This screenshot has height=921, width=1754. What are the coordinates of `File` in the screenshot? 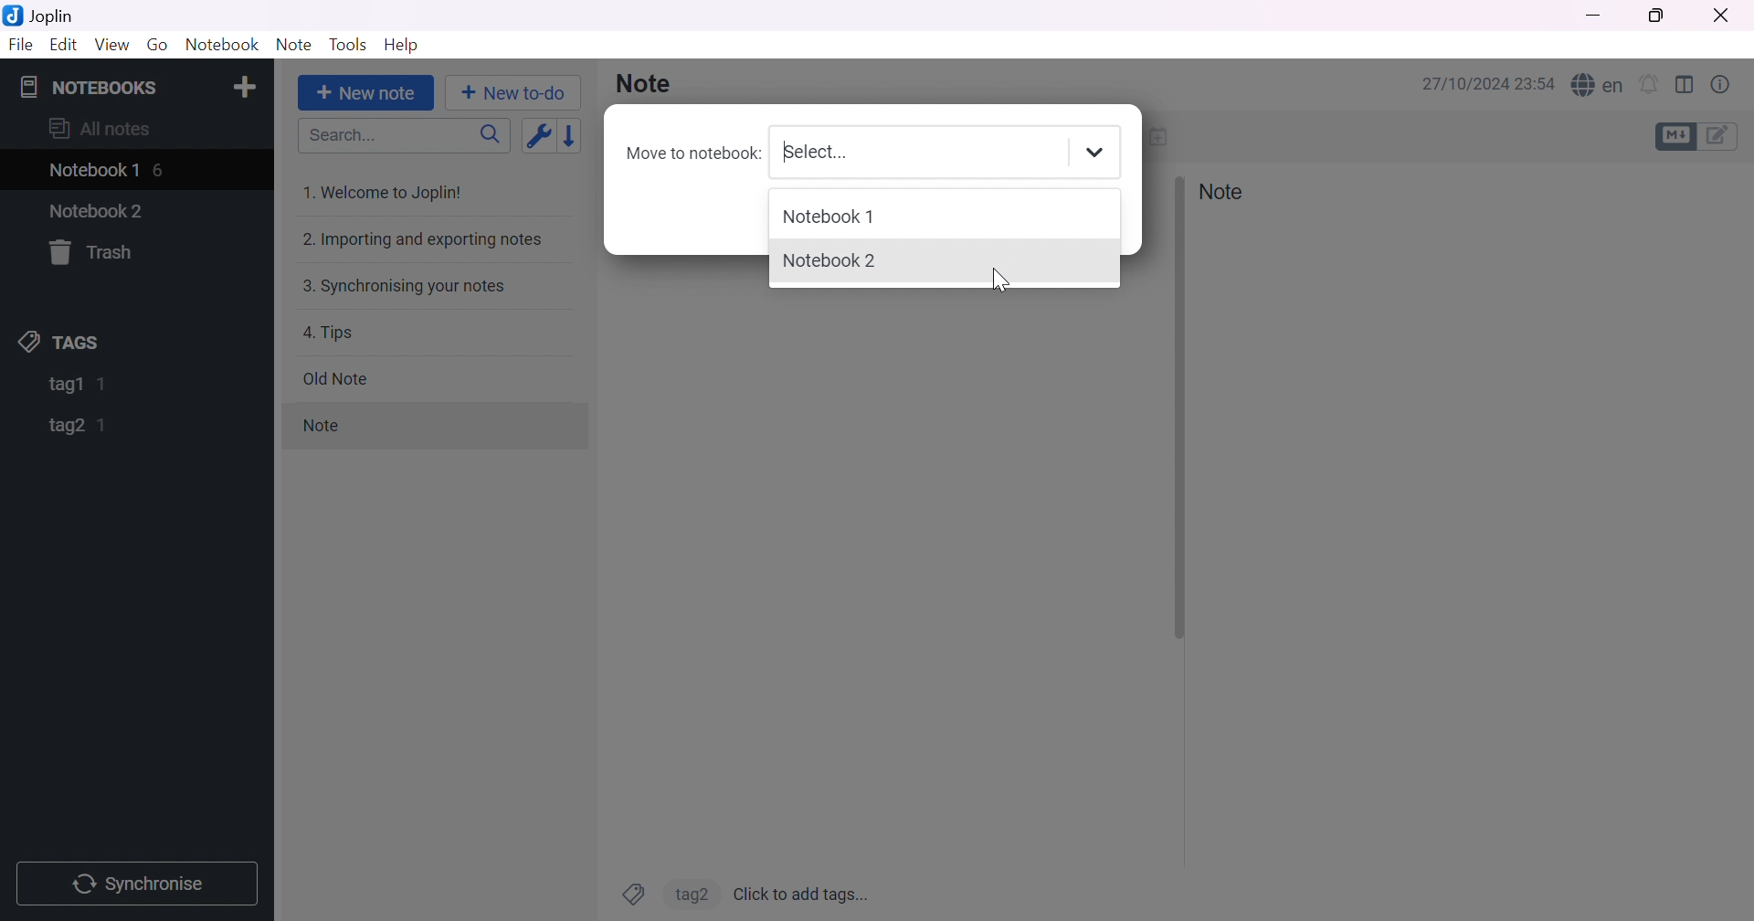 It's located at (18, 45).